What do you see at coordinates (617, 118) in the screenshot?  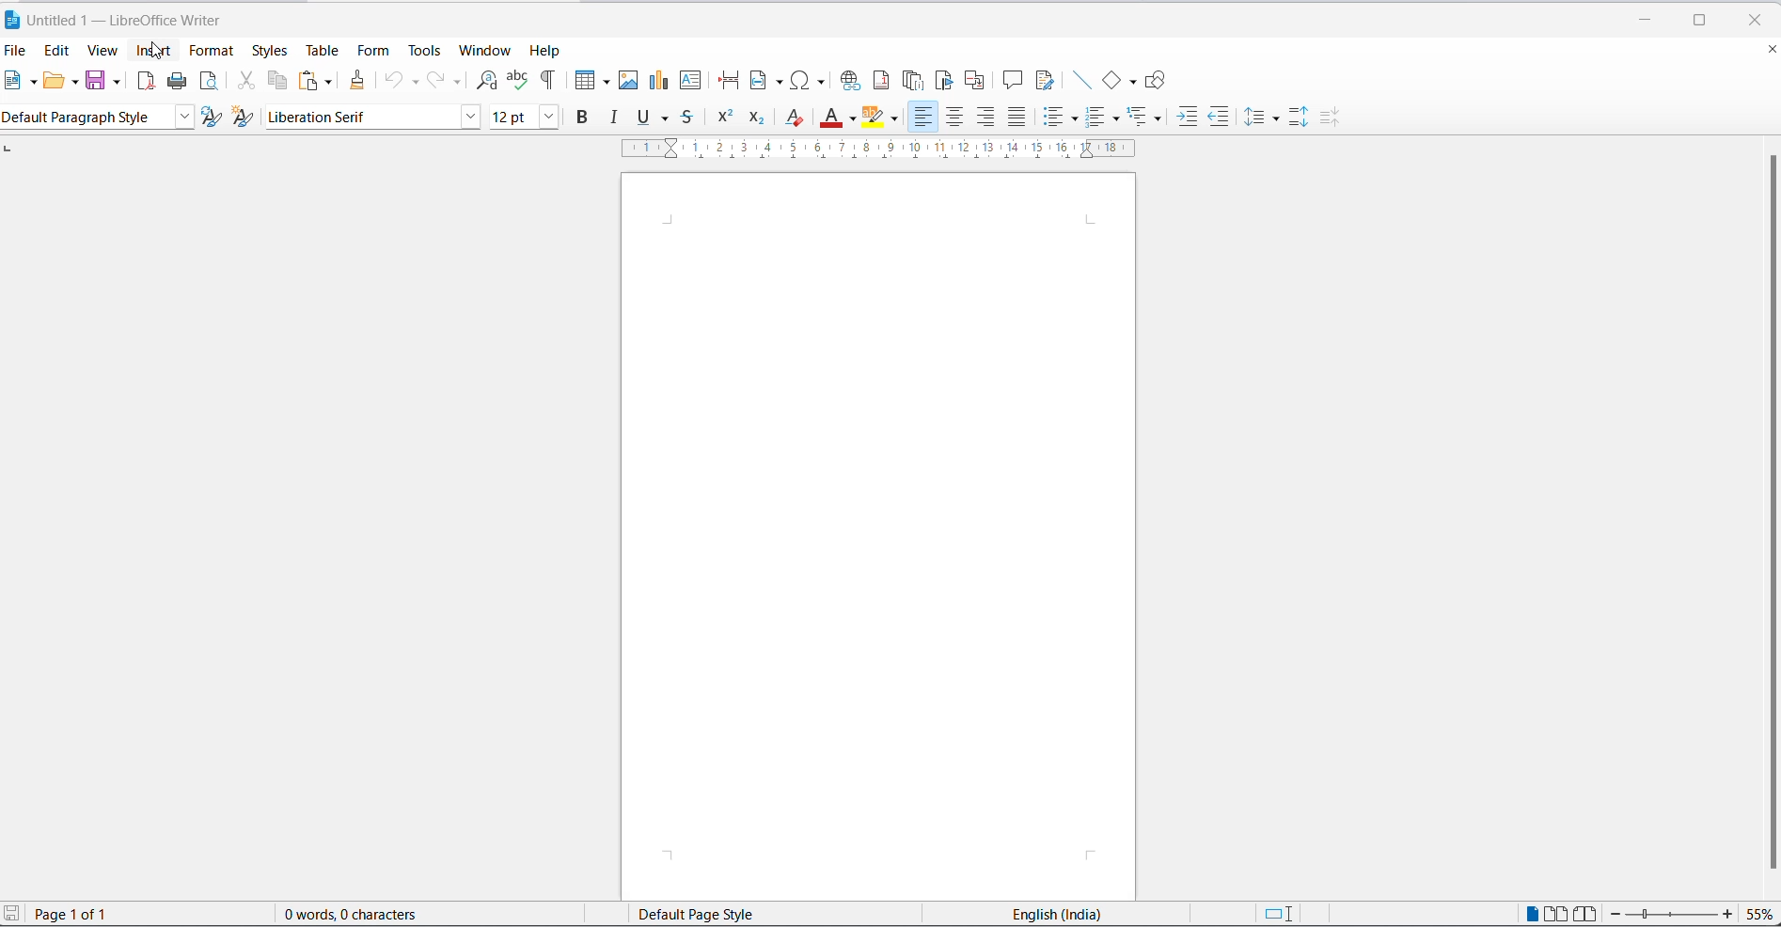 I see `italic` at bounding box center [617, 118].